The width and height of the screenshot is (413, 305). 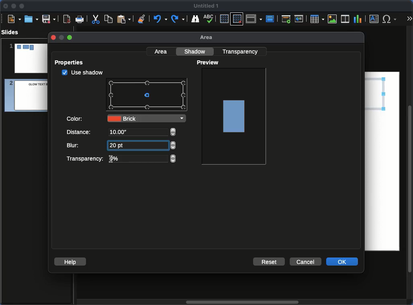 I want to click on Clear formatting, so click(x=142, y=18).